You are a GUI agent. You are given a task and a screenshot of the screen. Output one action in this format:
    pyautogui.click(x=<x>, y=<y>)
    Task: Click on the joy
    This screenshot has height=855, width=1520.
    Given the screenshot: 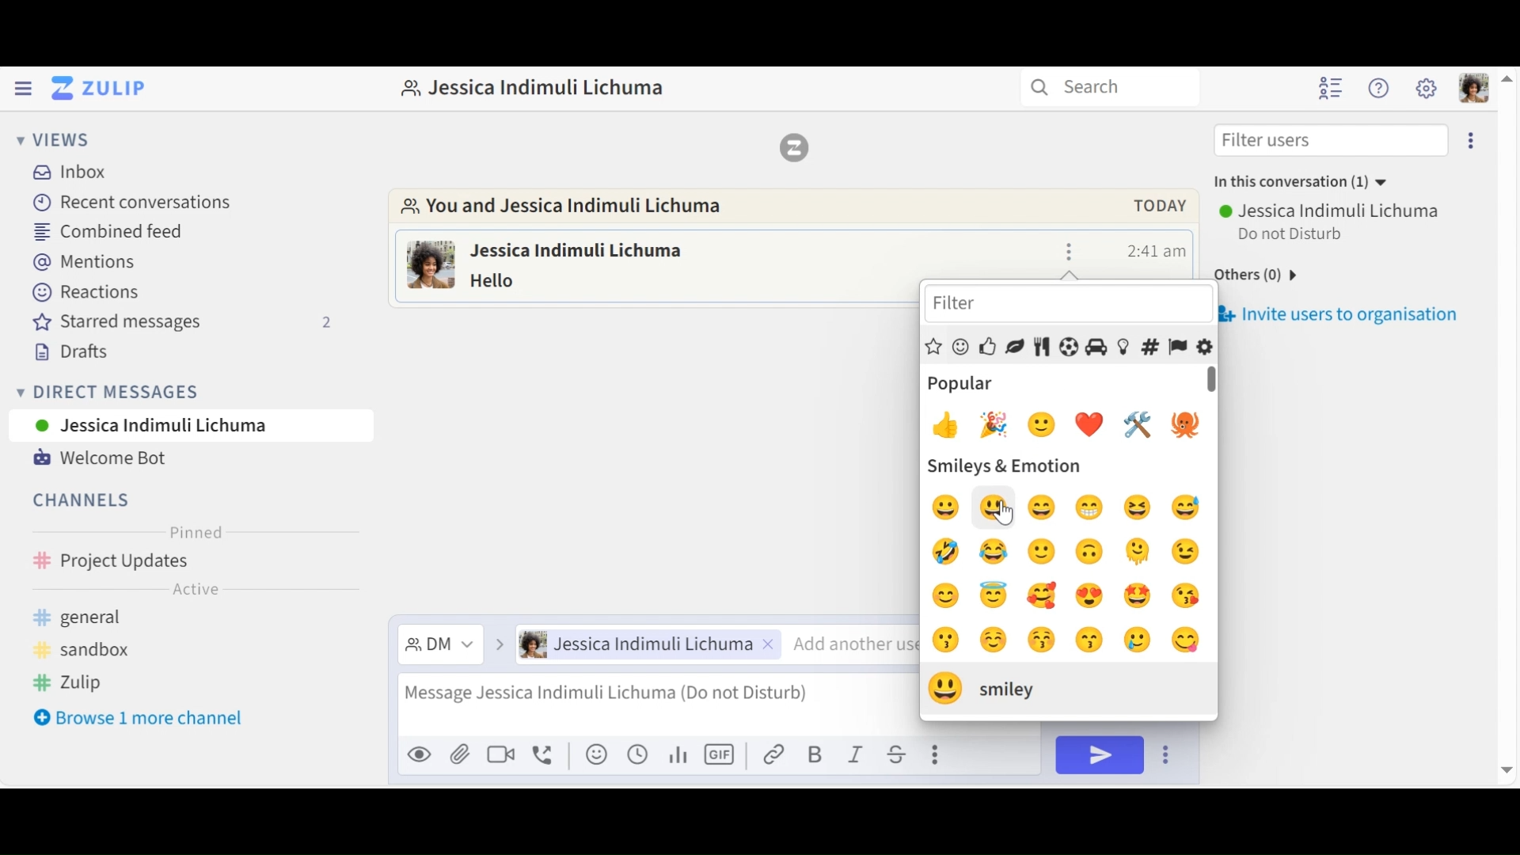 What is the action you would take?
    pyautogui.click(x=1000, y=553)
    